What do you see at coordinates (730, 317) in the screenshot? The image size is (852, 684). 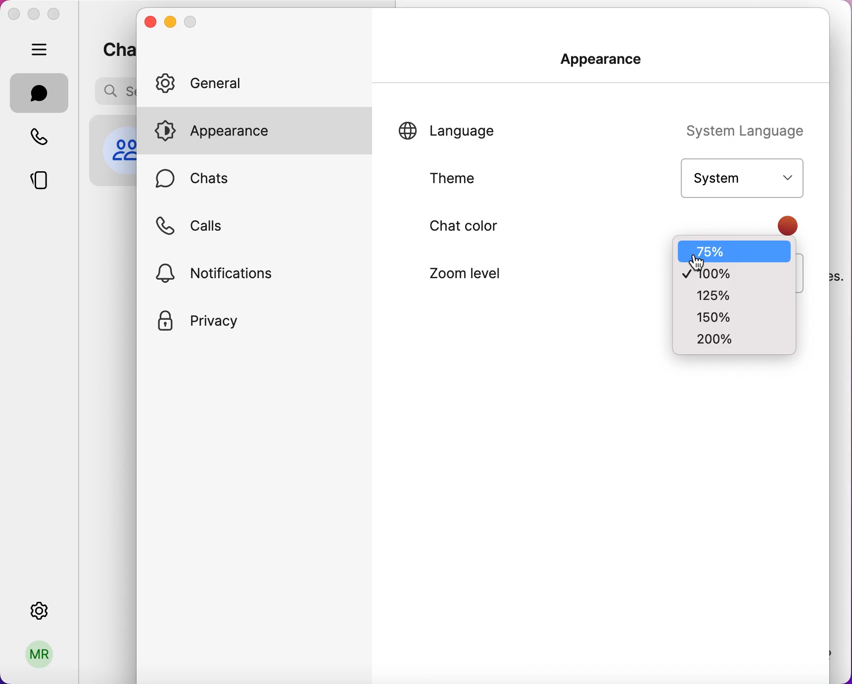 I see `150%` at bounding box center [730, 317].